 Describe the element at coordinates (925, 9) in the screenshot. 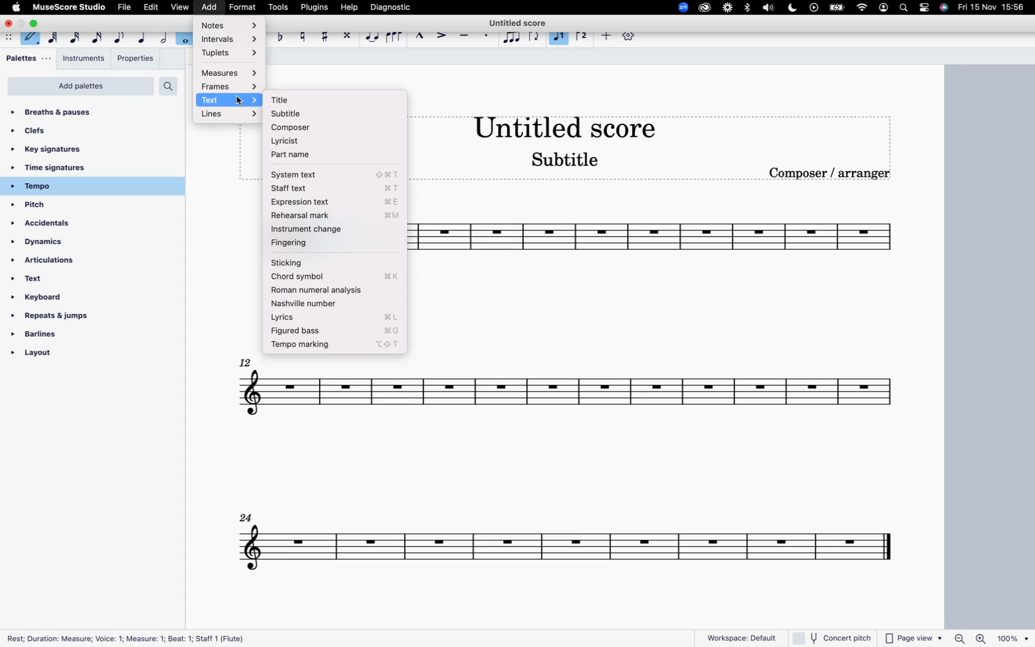

I see `settings` at that location.